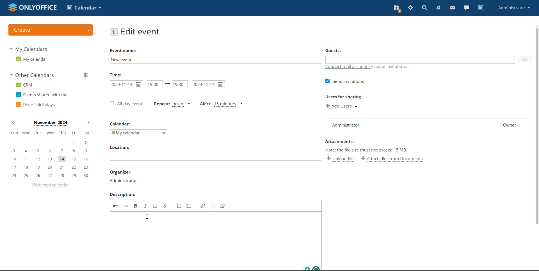  I want to click on calendar, so click(481, 8).